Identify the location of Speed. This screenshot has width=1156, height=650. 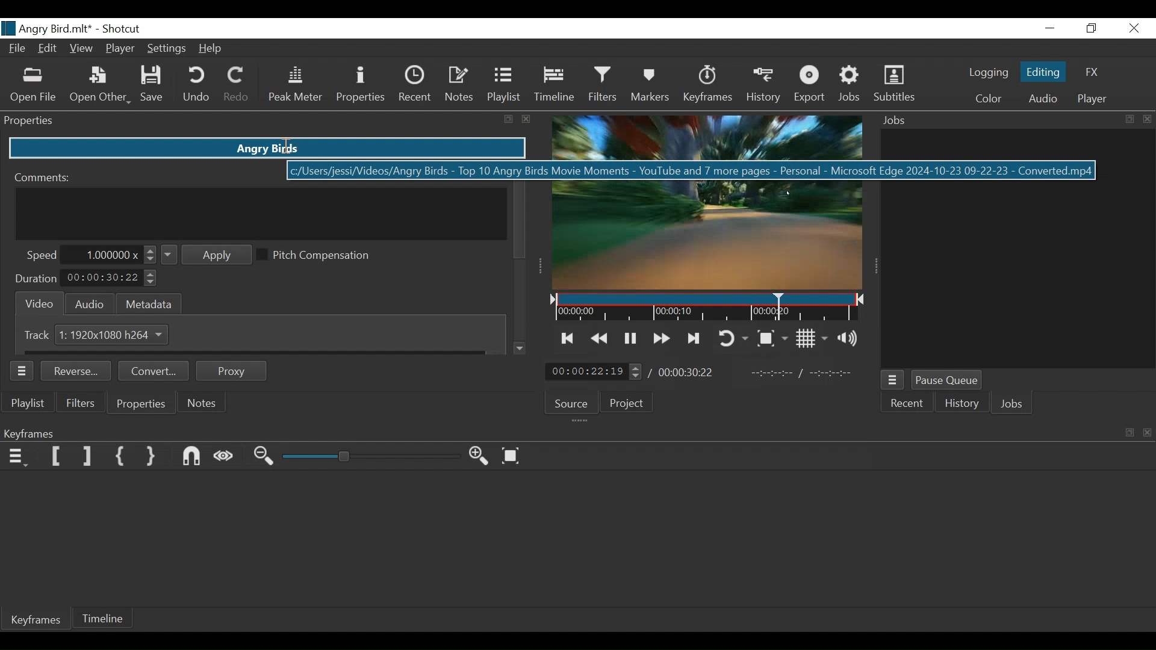
(42, 255).